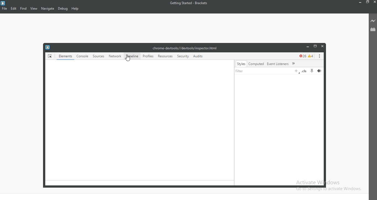  What do you see at coordinates (320, 71) in the screenshot?
I see `layer` at bounding box center [320, 71].